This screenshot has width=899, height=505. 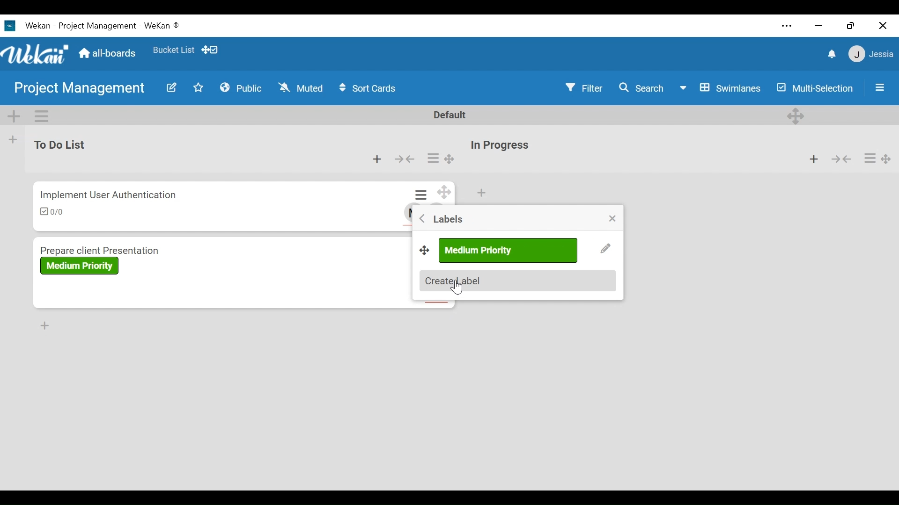 I want to click on Sort Cards, so click(x=371, y=88).